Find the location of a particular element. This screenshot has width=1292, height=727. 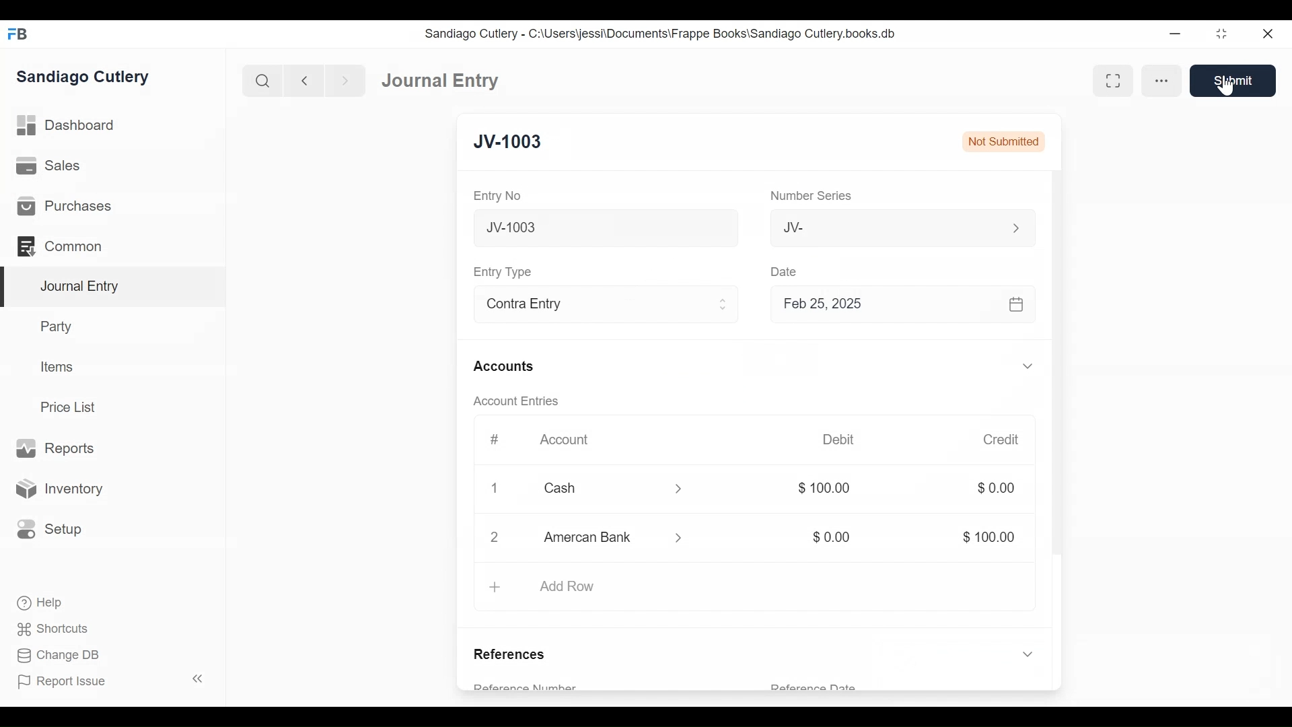

Purchases is located at coordinates (65, 207).